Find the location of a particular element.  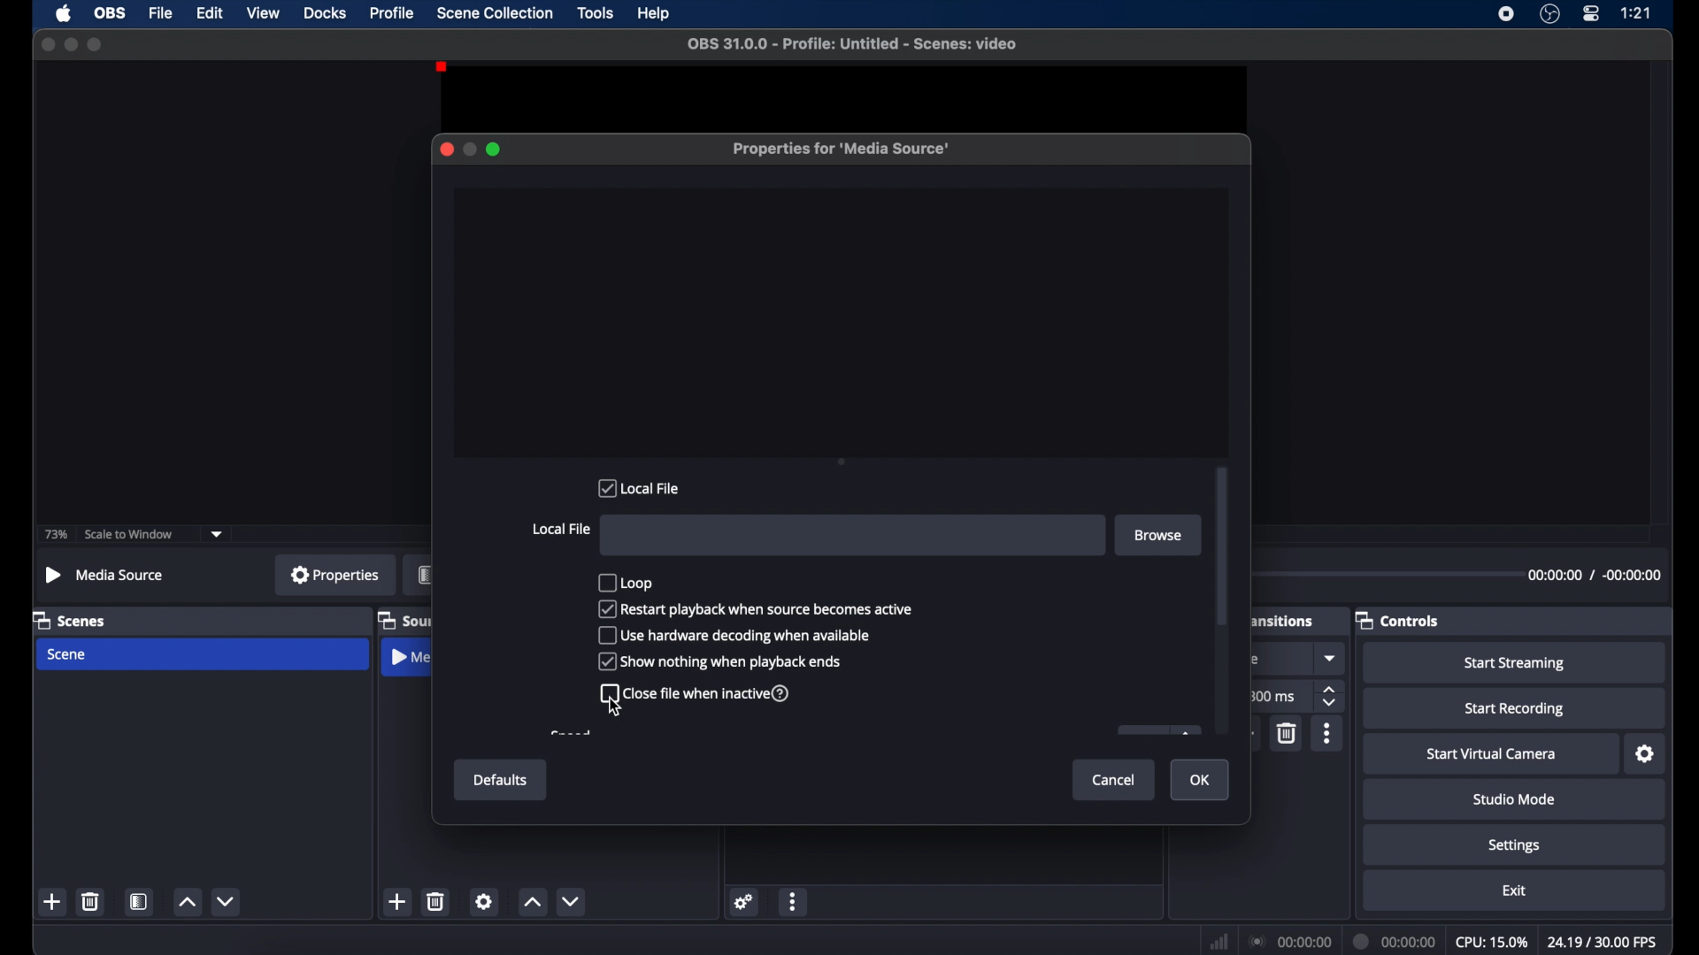

more options is located at coordinates (795, 903).